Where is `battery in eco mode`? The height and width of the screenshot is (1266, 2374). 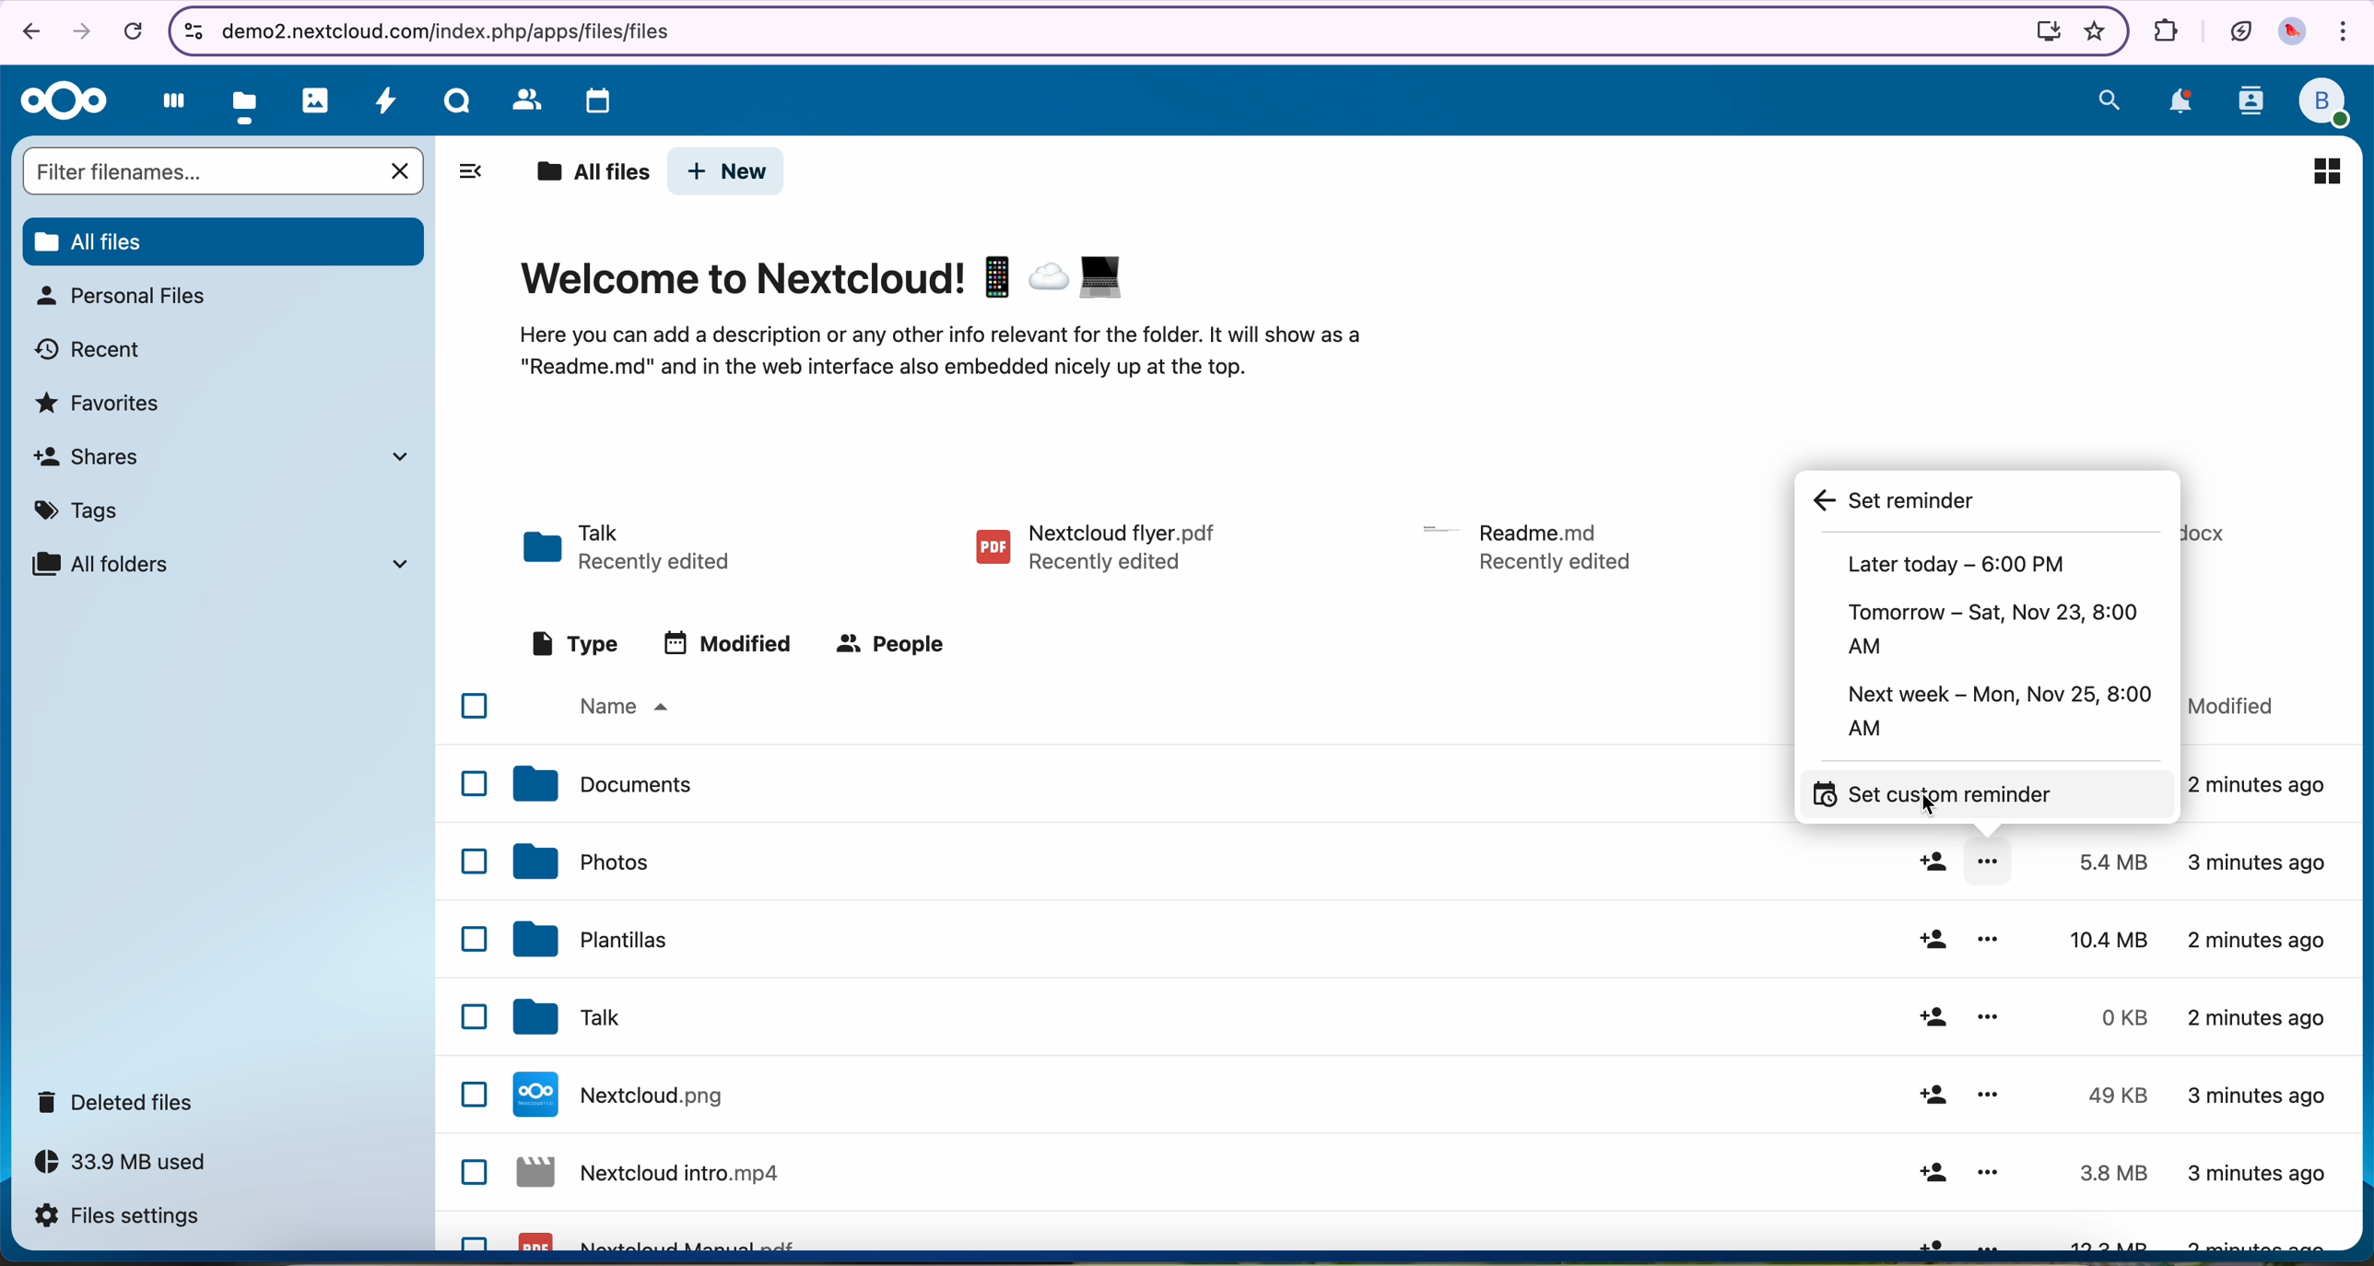
battery in eco mode is located at coordinates (2239, 28).